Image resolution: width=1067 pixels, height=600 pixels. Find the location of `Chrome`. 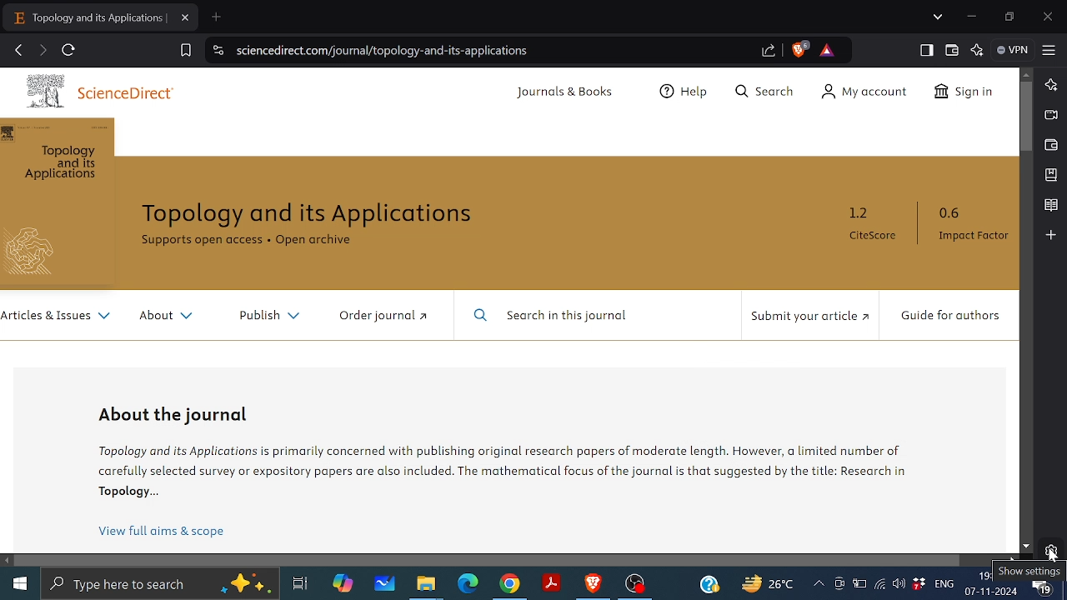

Chrome is located at coordinates (509, 584).